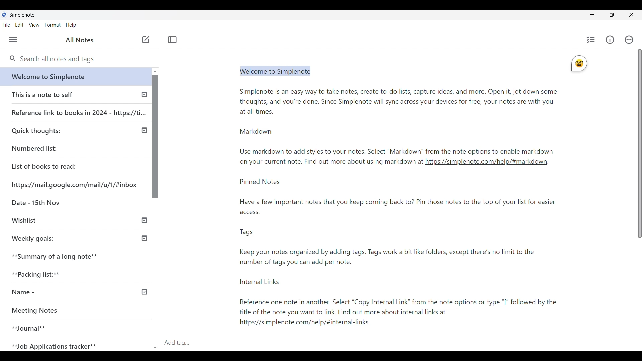  What do you see at coordinates (612, 15) in the screenshot?
I see `Show interface in smaller tab` at bounding box center [612, 15].